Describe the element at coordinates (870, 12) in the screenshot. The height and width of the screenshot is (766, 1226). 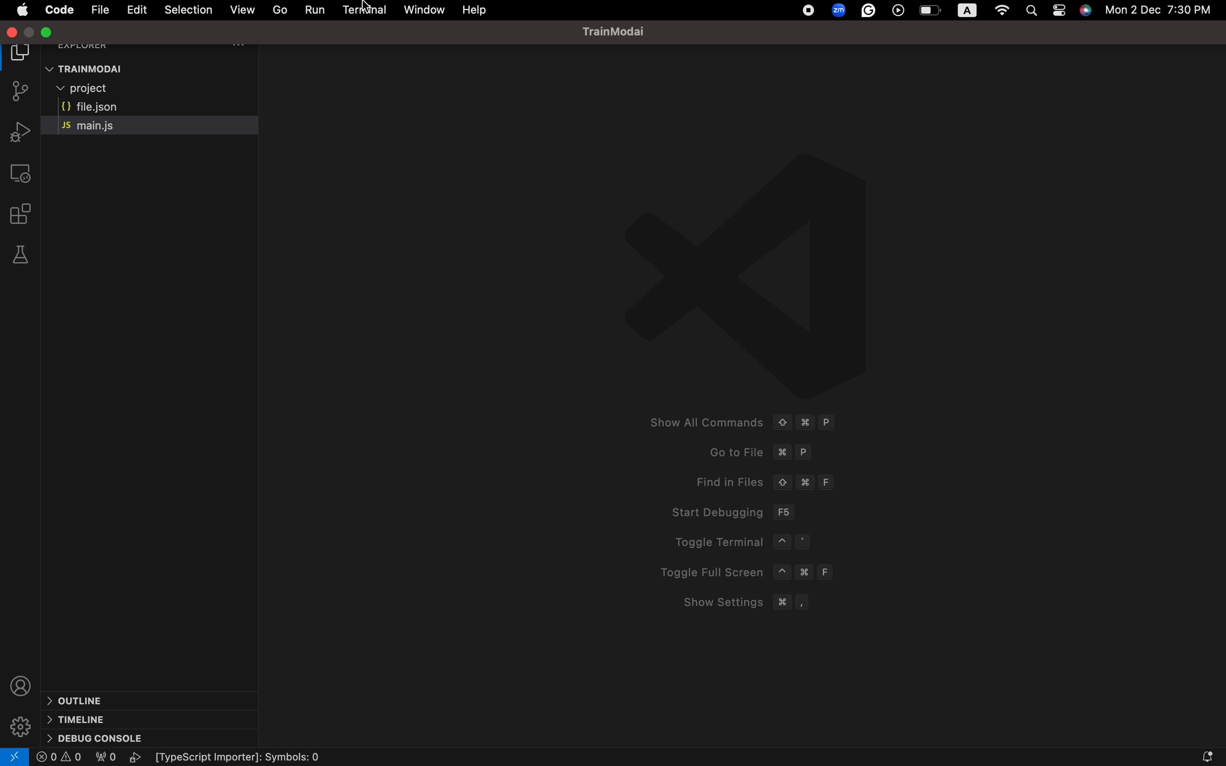
I see `Grammerly` at that location.